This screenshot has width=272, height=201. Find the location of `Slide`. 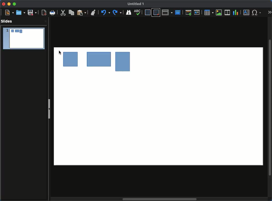

Slide is located at coordinates (24, 39).